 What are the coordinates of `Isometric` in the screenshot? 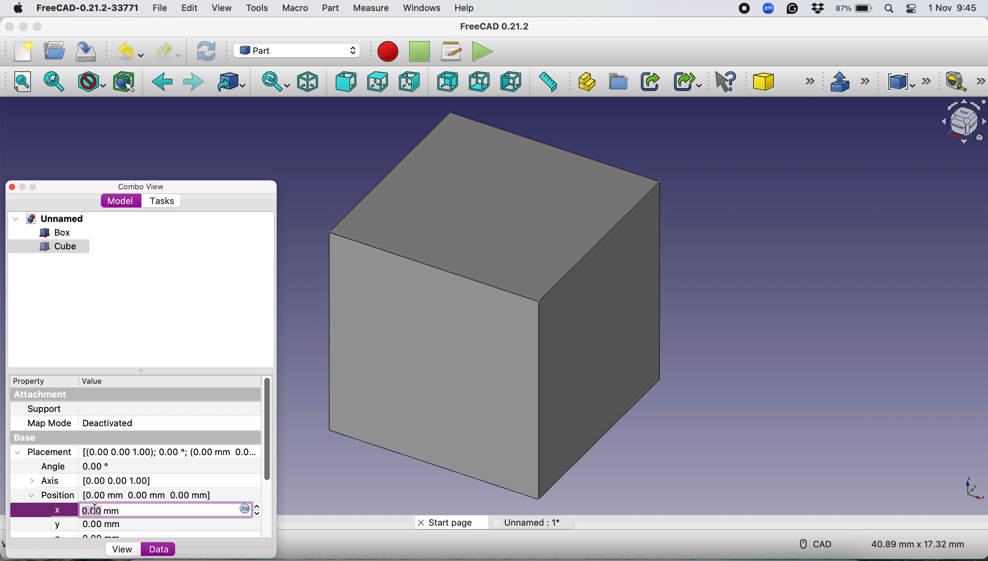 It's located at (308, 81).